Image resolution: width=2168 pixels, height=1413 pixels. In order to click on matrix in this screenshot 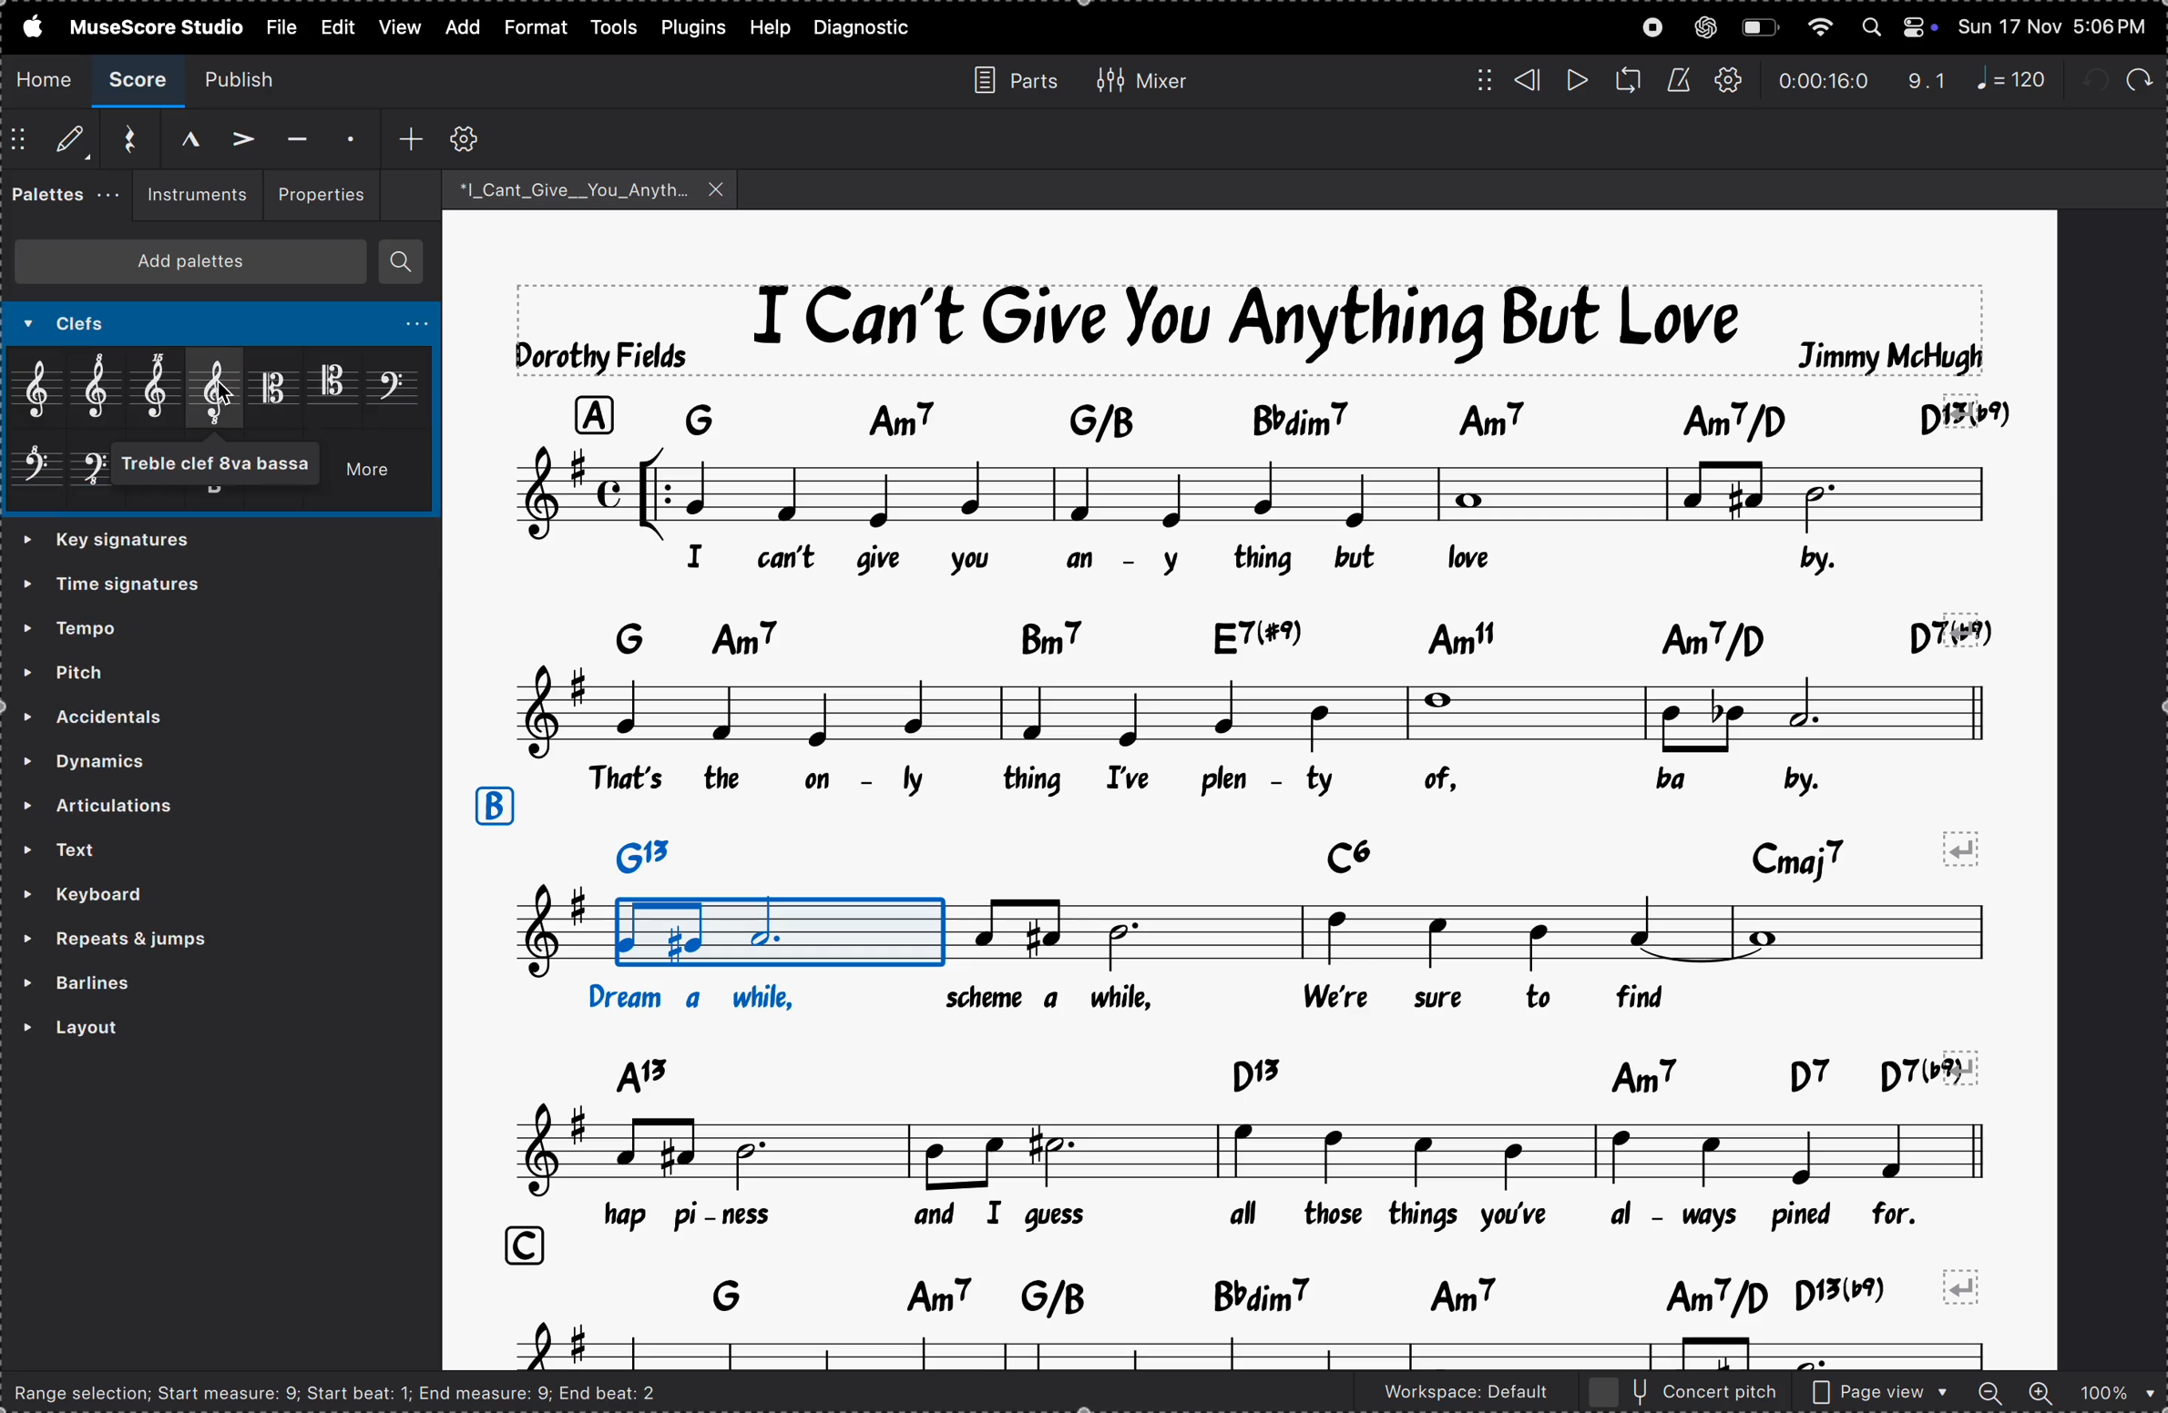, I will do `click(1476, 78)`.